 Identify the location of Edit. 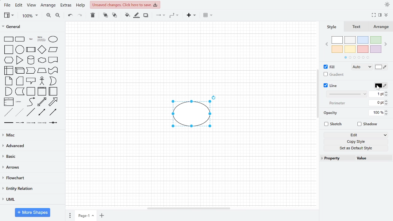
(357, 135).